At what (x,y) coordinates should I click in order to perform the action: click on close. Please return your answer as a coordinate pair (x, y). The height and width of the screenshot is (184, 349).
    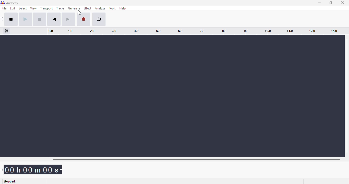
    Looking at the image, I should click on (342, 3).